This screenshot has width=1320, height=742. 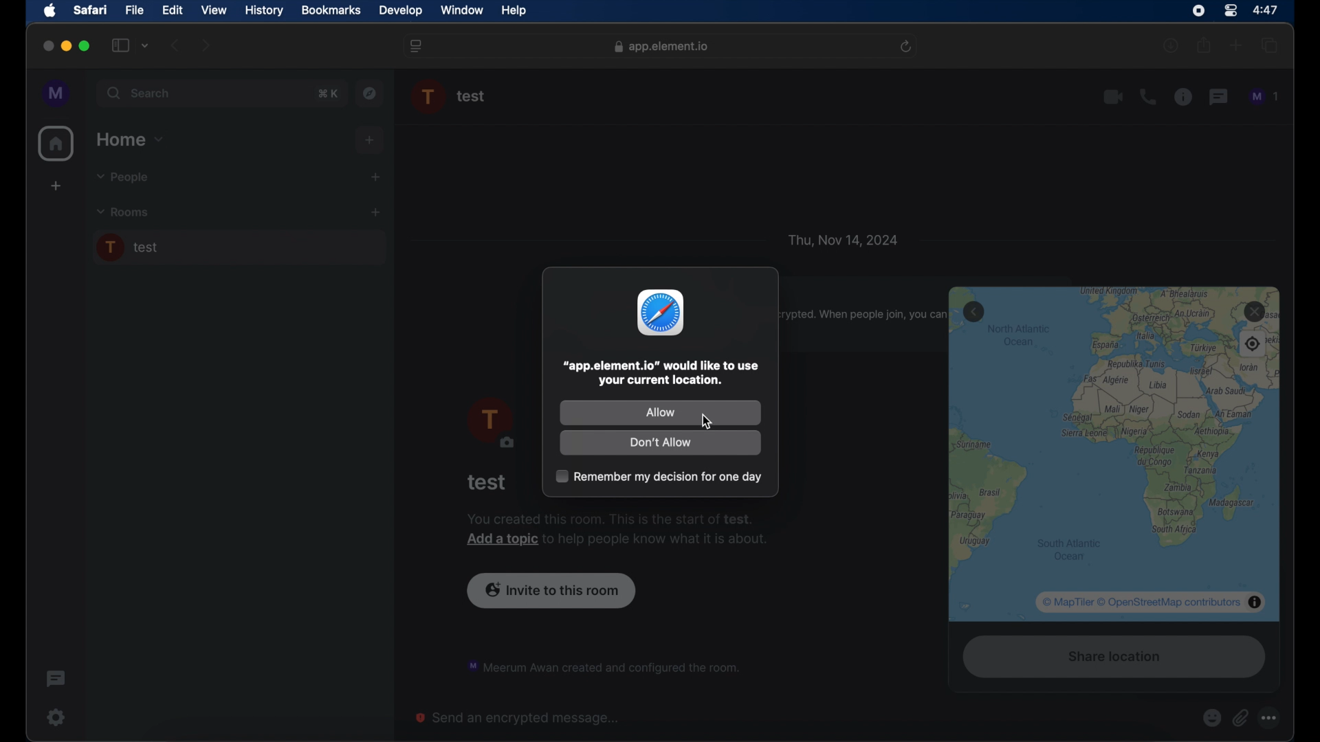 I want to click on search, so click(x=140, y=93).